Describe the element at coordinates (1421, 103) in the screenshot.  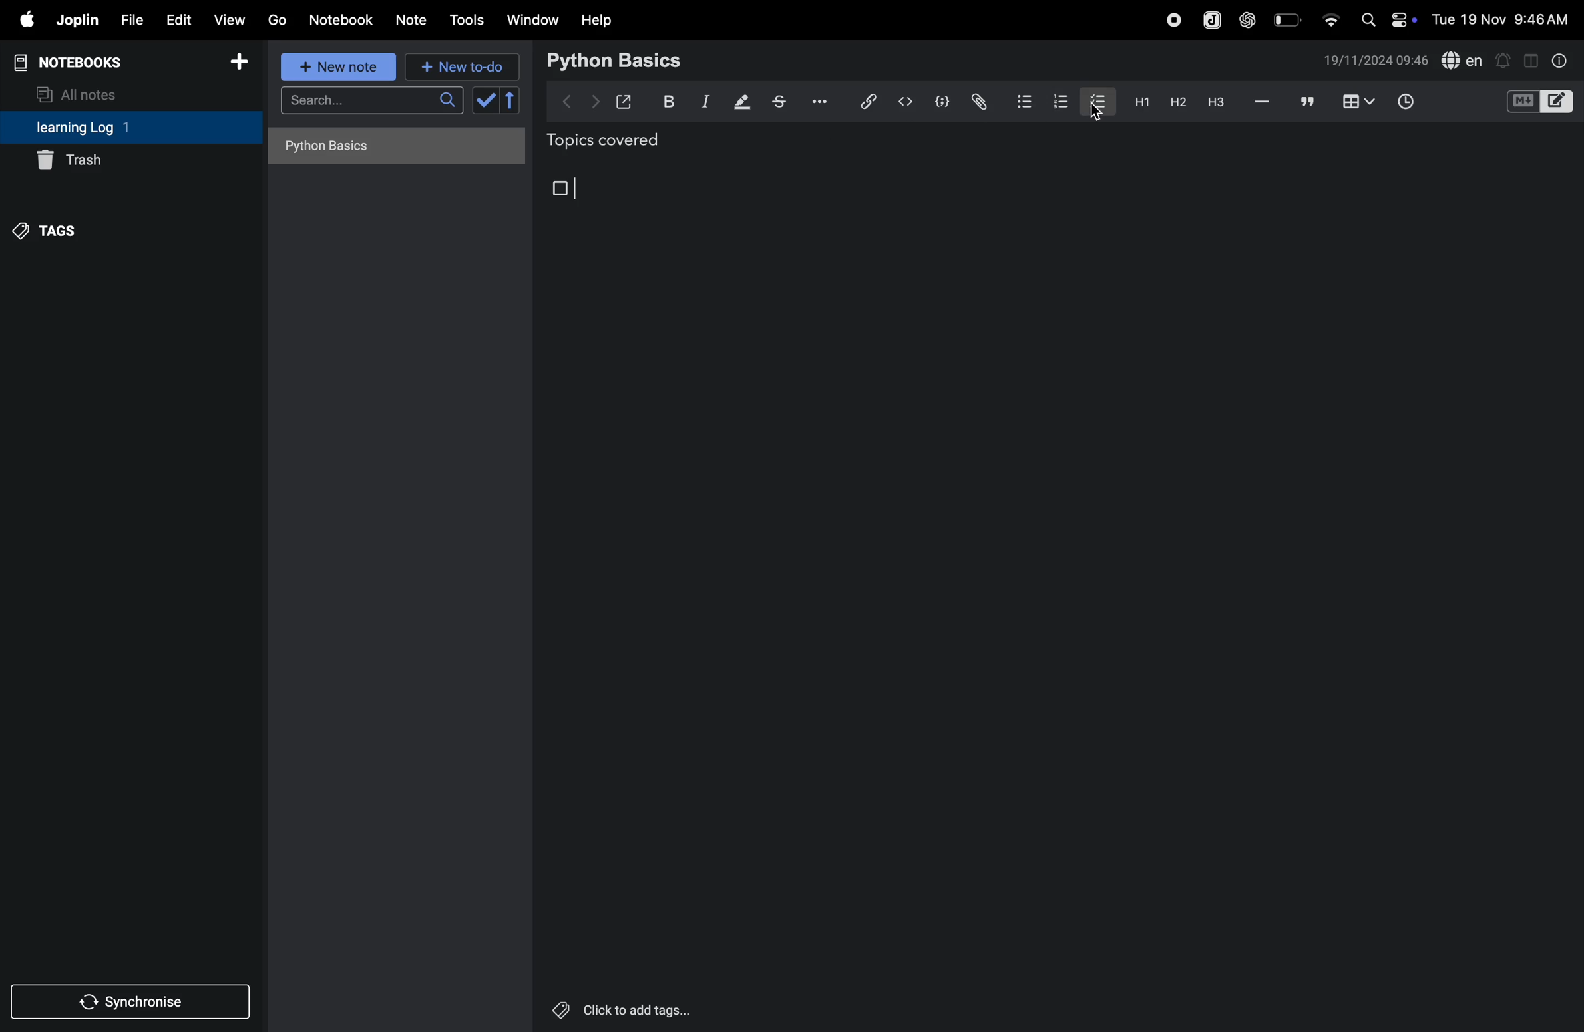
I see `add time` at that location.